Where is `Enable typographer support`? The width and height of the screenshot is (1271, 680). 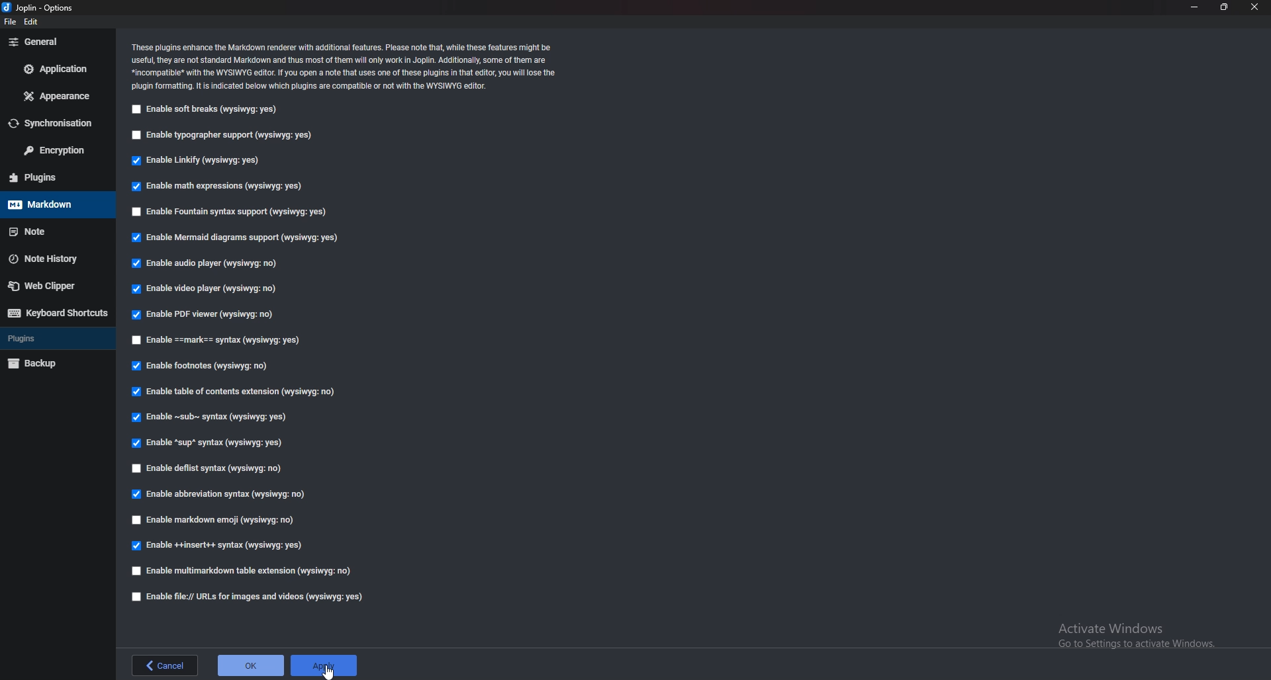 Enable typographer support is located at coordinates (227, 136).